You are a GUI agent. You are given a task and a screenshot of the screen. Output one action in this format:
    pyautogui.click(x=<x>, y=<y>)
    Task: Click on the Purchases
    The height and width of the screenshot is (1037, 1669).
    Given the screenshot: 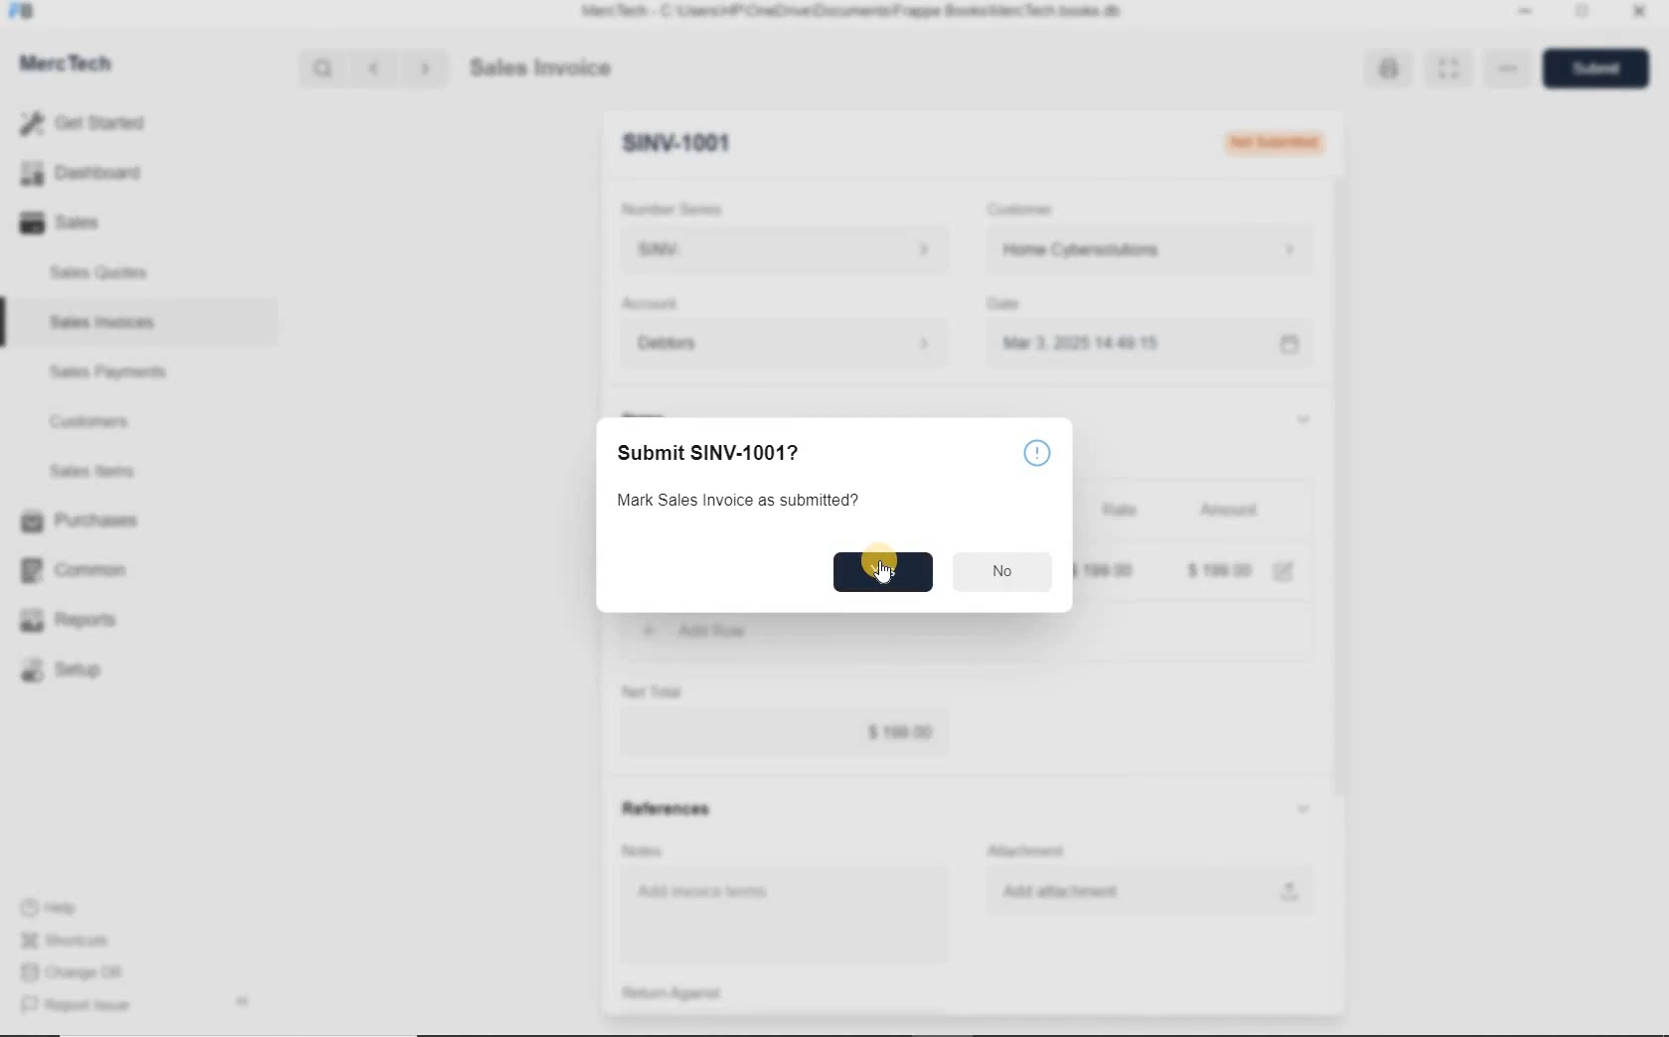 What is the action you would take?
    pyautogui.click(x=82, y=522)
    